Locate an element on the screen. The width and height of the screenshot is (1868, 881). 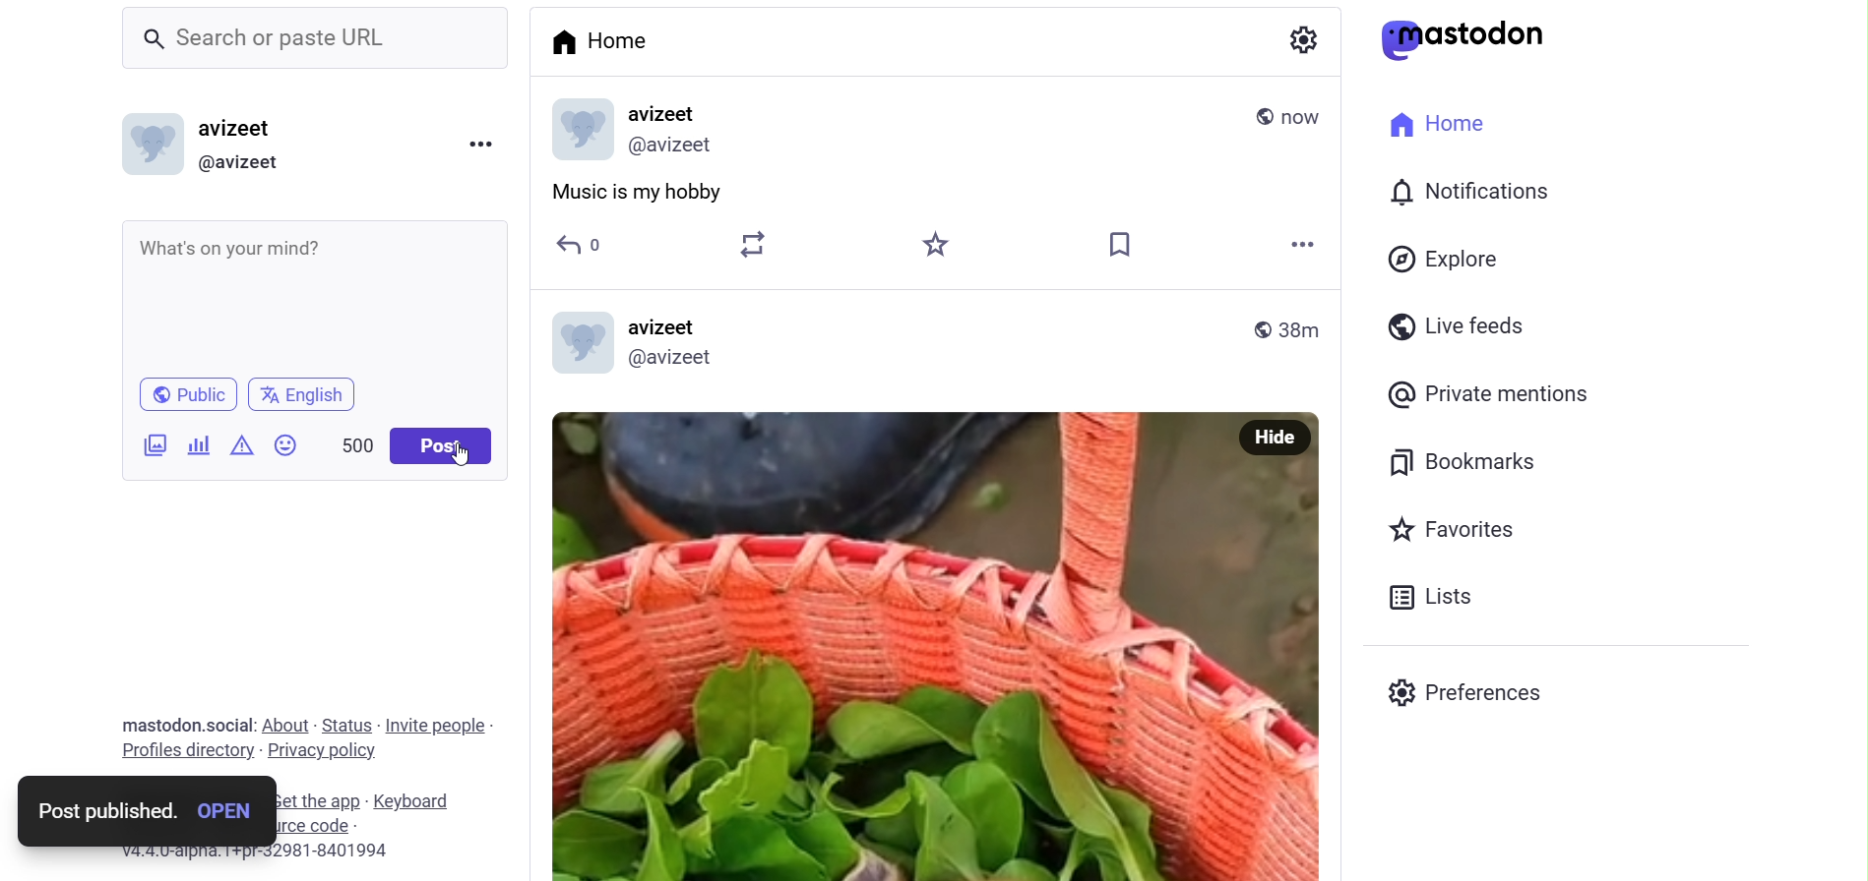
Privacy policy is located at coordinates (329, 750).